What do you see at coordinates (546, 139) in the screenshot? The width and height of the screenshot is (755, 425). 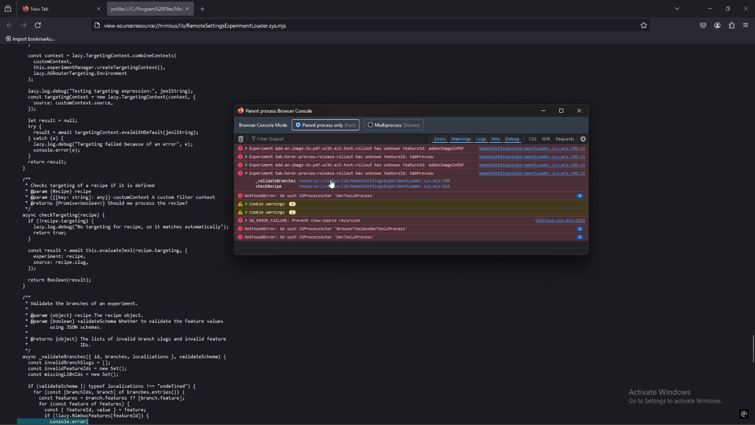 I see `xhr` at bounding box center [546, 139].